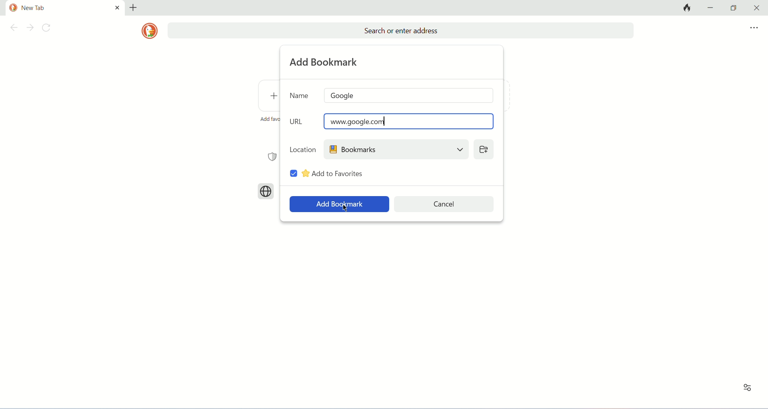 The width and height of the screenshot is (768, 409). What do you see at coordinates (149, 31) in the screenshot?
I see `logo` at bounding box center [149, 31].